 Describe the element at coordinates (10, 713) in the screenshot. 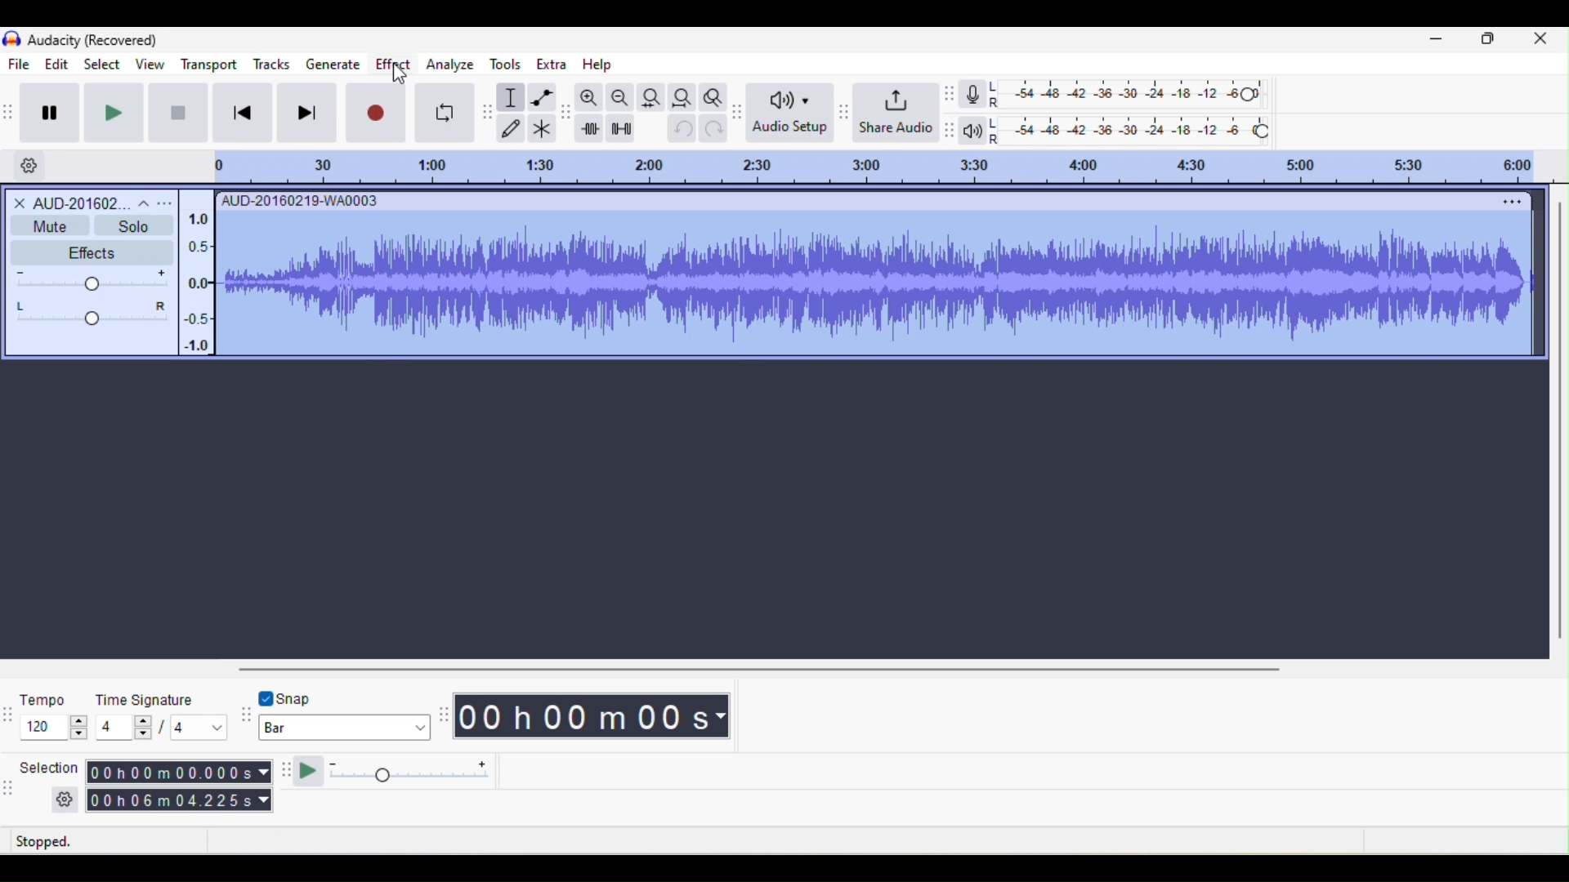

I see `audacity time signature toolbar` at that location.